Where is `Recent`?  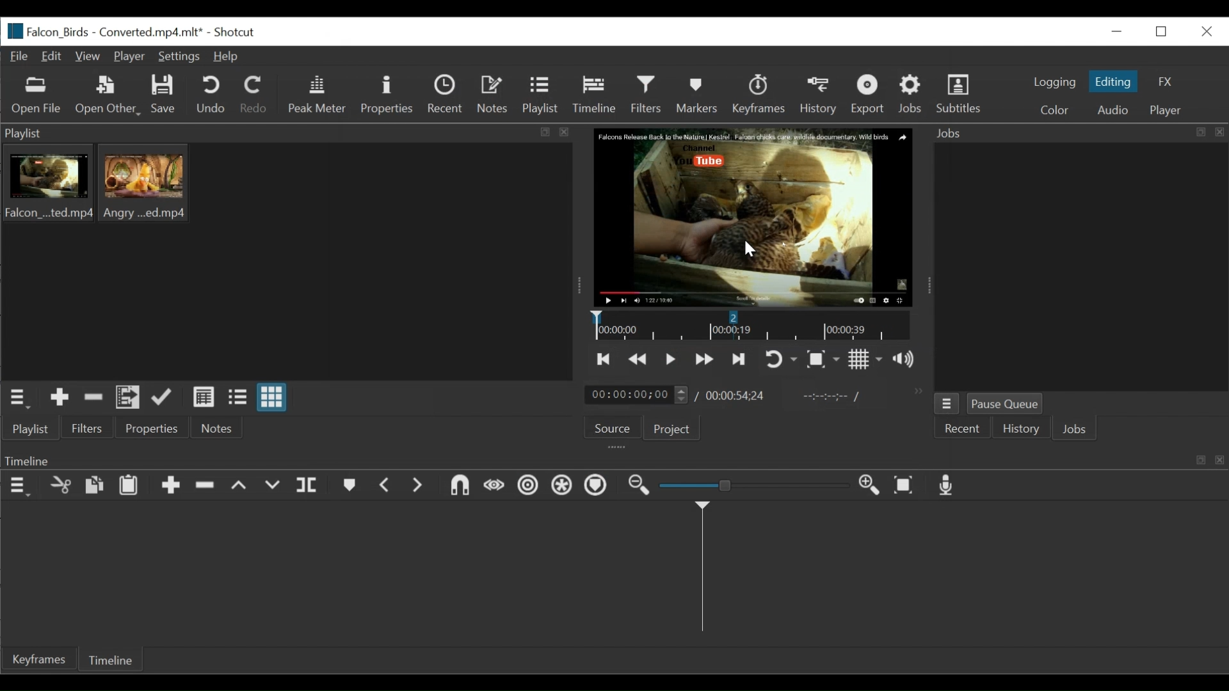 Recent is located at coordinates (442, 94).